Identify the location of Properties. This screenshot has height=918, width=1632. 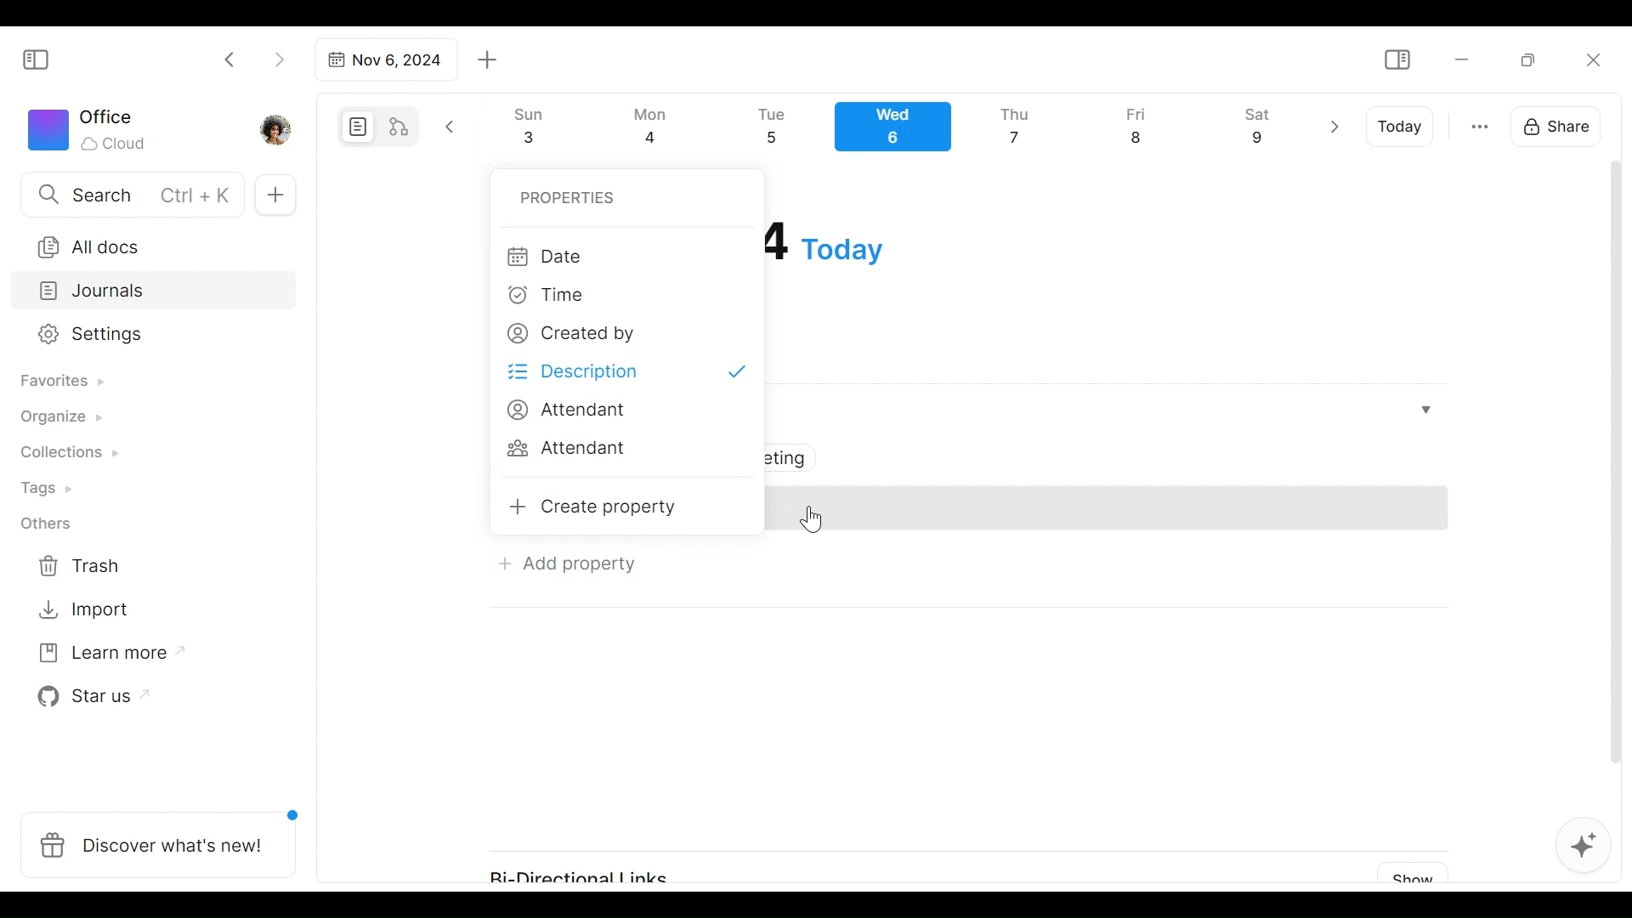
(563, 196).